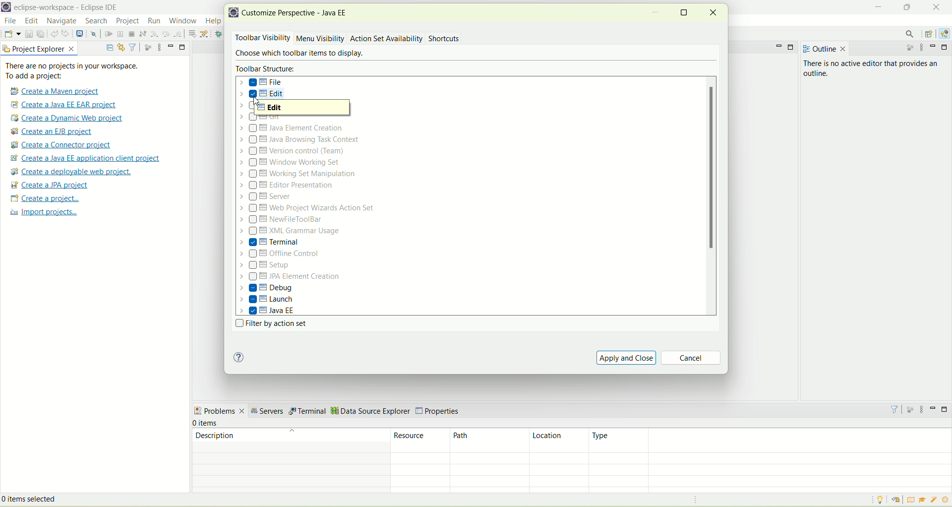  I want to click on disconnect, so click(142, 34).